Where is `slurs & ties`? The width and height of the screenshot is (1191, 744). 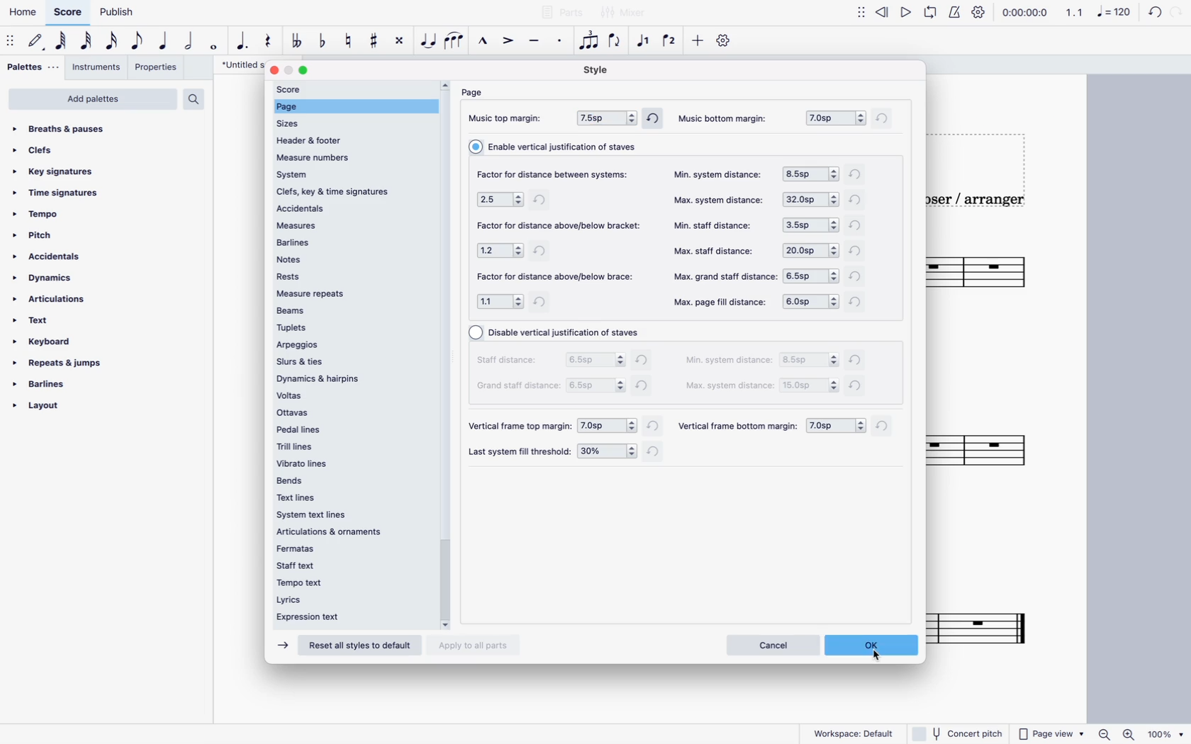
slurs & ties is located at coordinates (350, 361).